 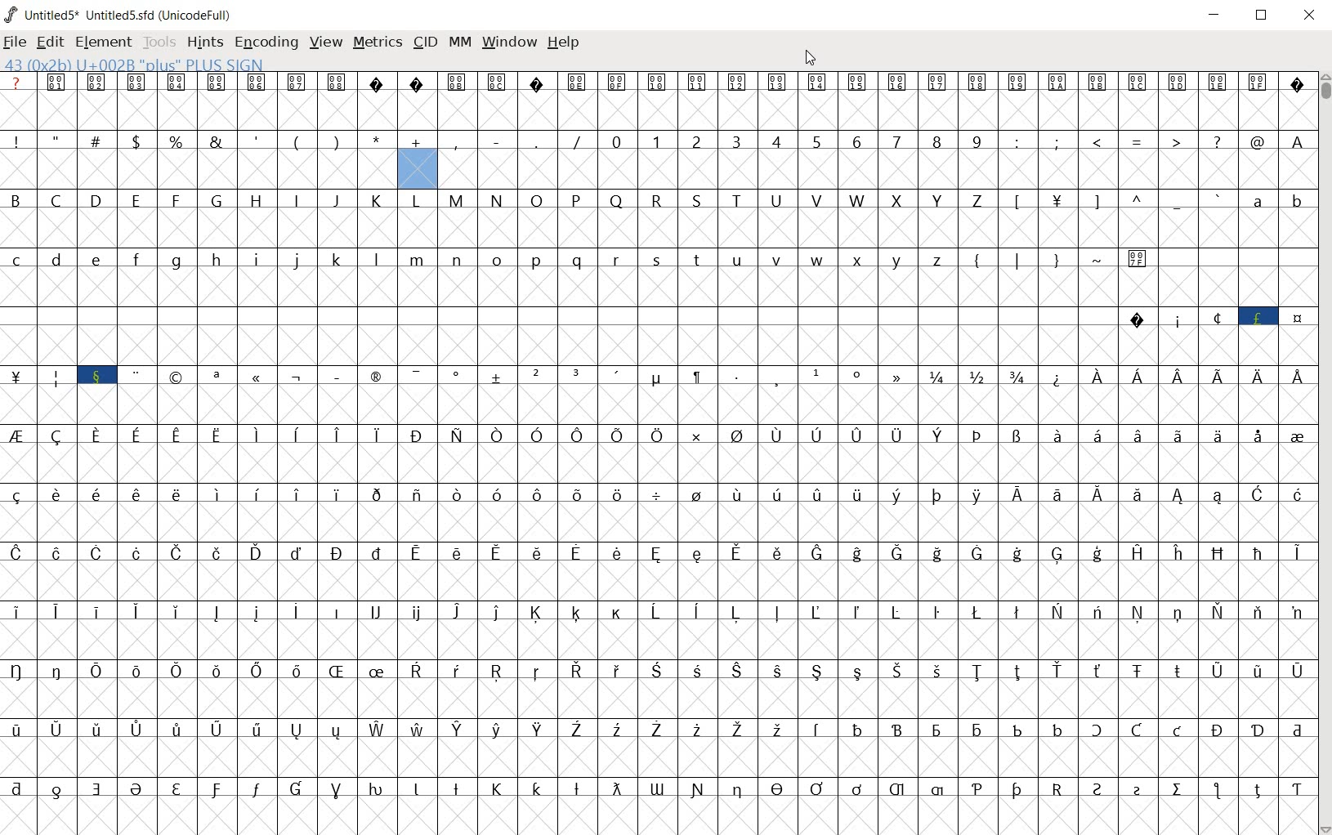 I want to click on hints, so click(x=204, y=43).